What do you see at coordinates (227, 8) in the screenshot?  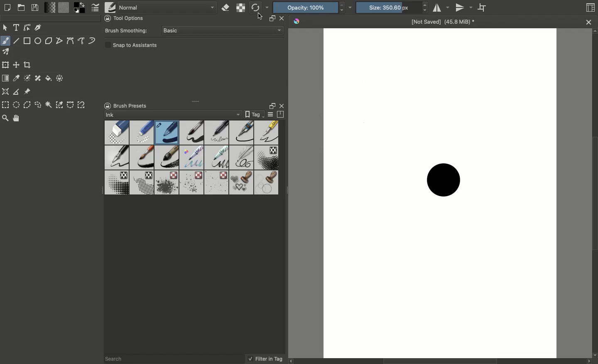 I see `Set eraser mode` at bounding box center [227, 8].